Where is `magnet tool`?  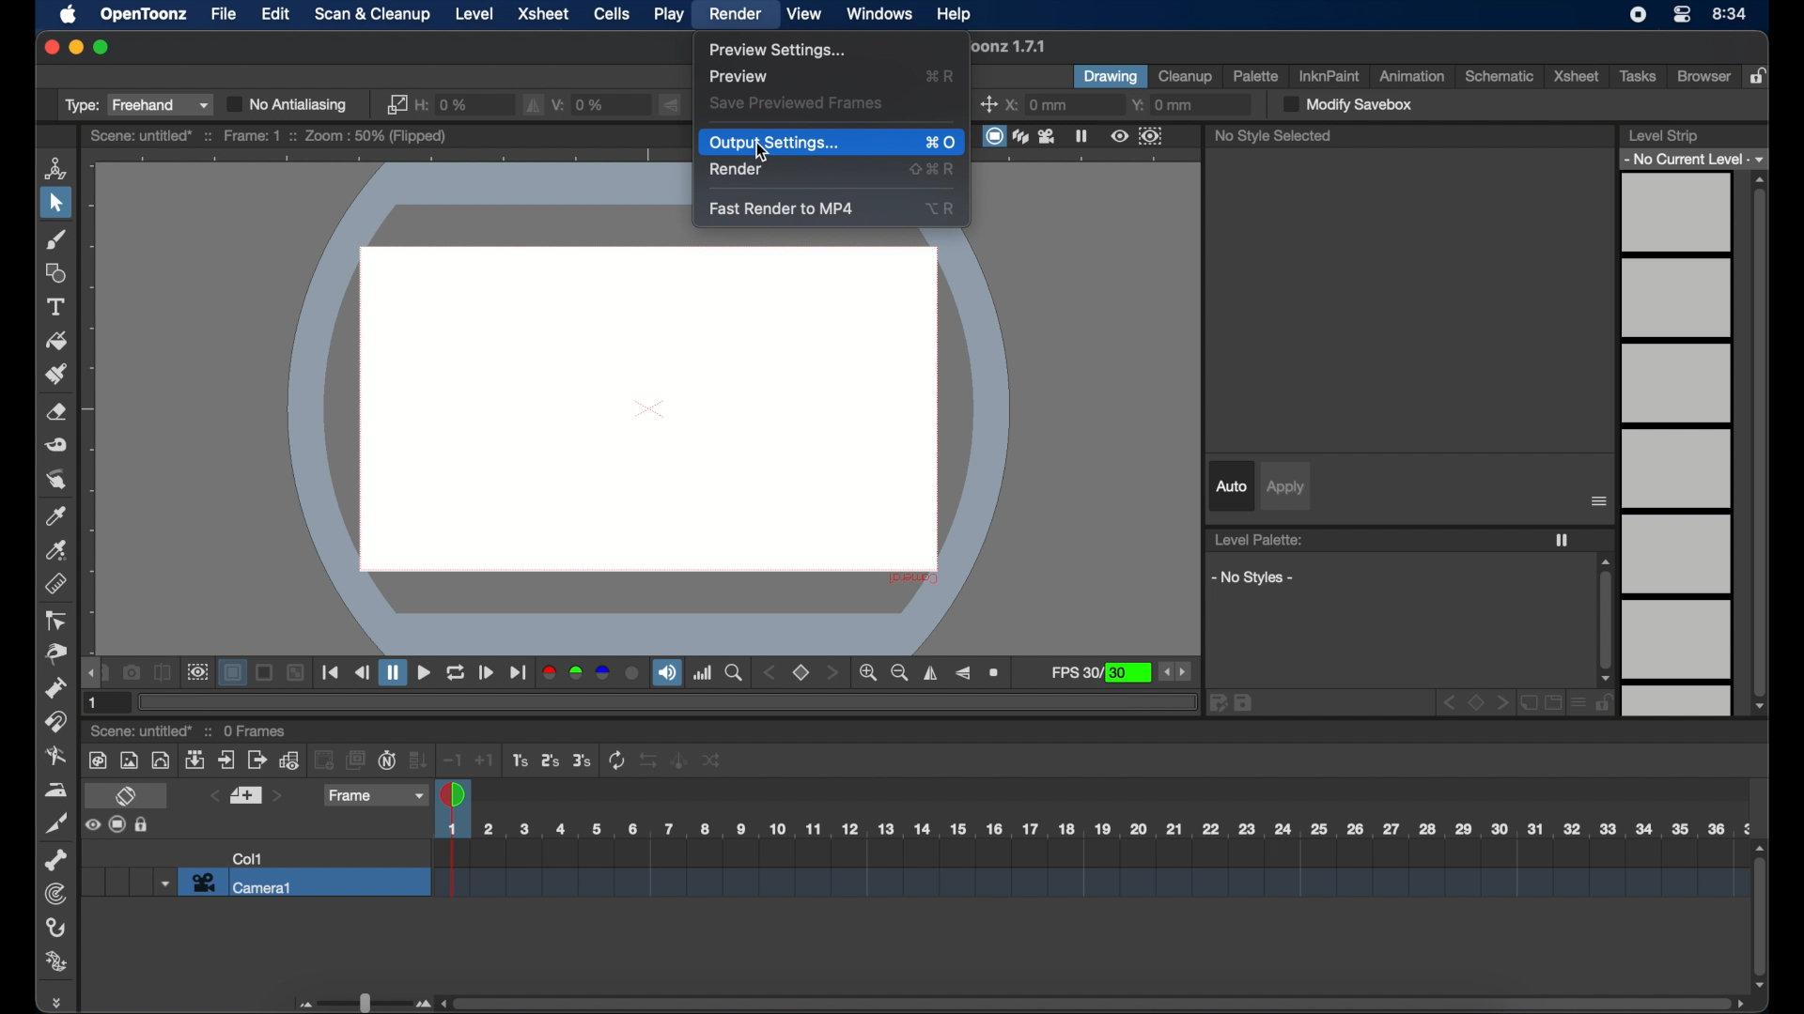
magnet tool is located at coordinates (57, 721).